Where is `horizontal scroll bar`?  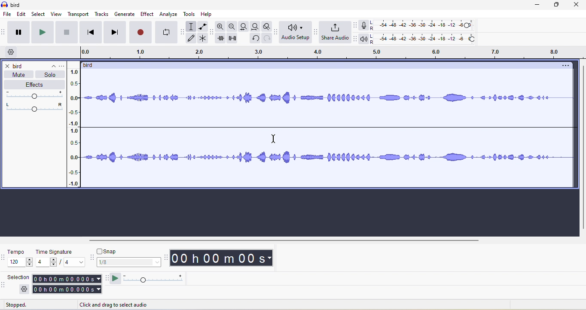
horizontal scroll bar is located at coordinates (284, 241).